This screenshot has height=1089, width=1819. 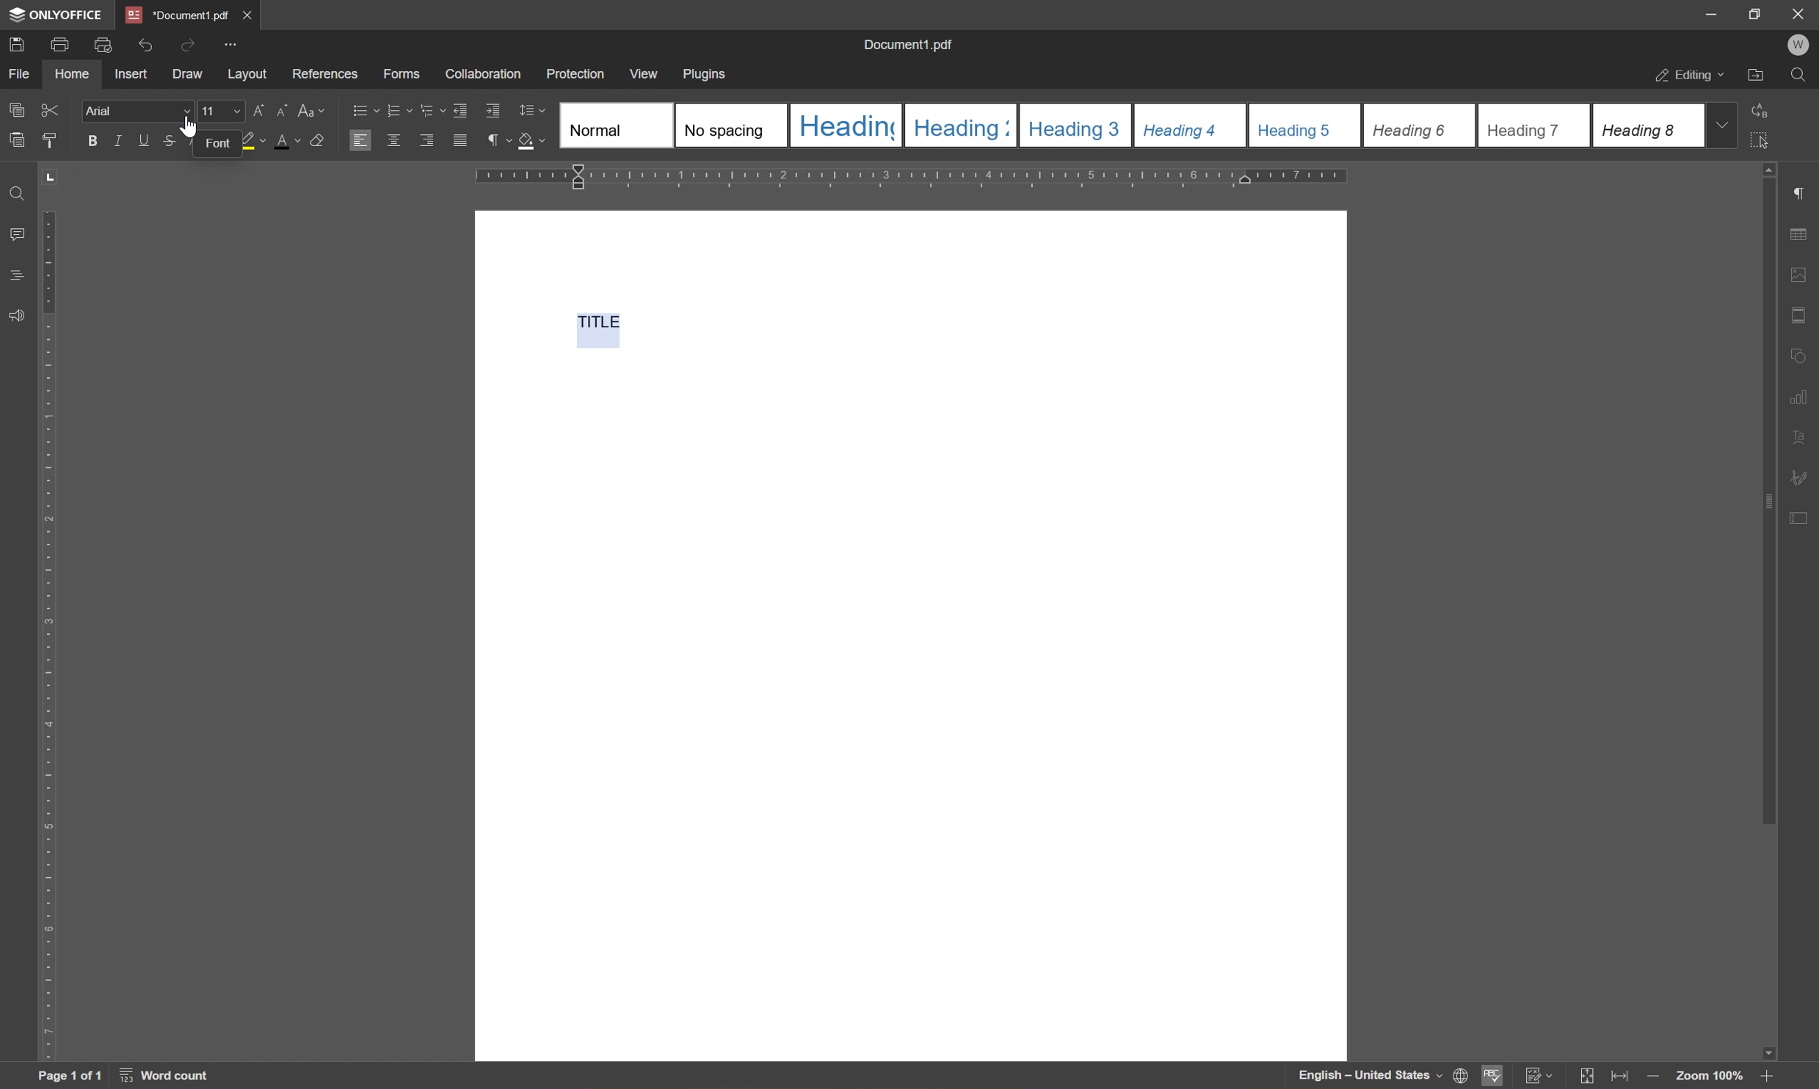 What do you see at coordinates (431, 109) in the screenshot?
I see `Multilevel list` at bounding box center [431, 109].